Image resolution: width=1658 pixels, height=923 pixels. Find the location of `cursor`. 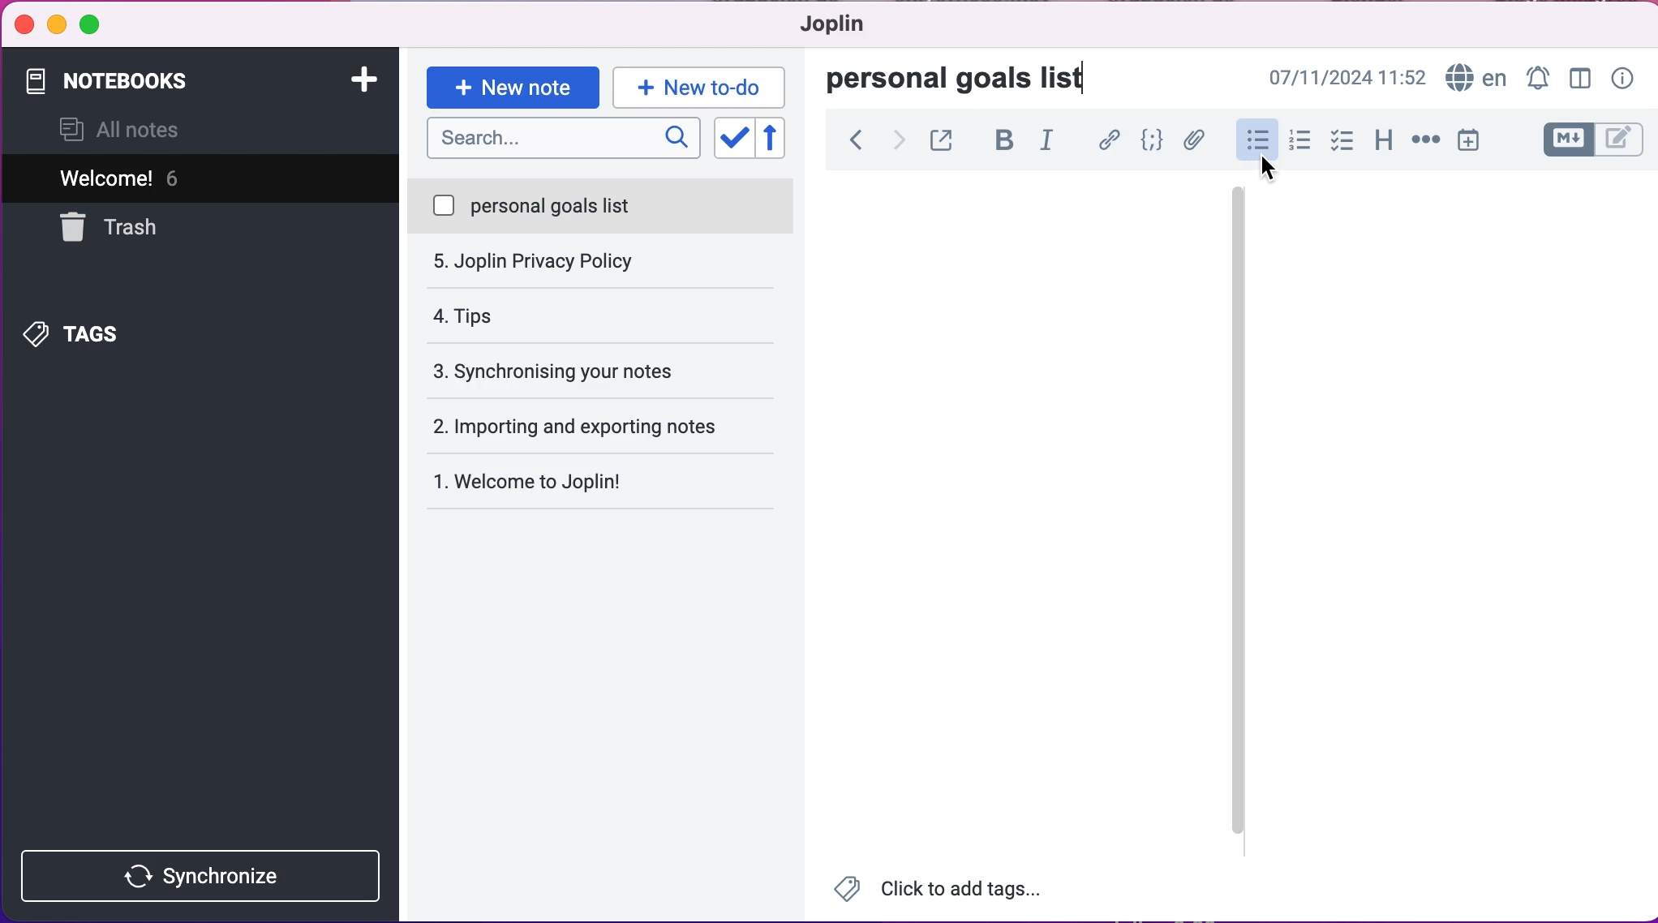

cursor is located at coordinates (1272, 166).